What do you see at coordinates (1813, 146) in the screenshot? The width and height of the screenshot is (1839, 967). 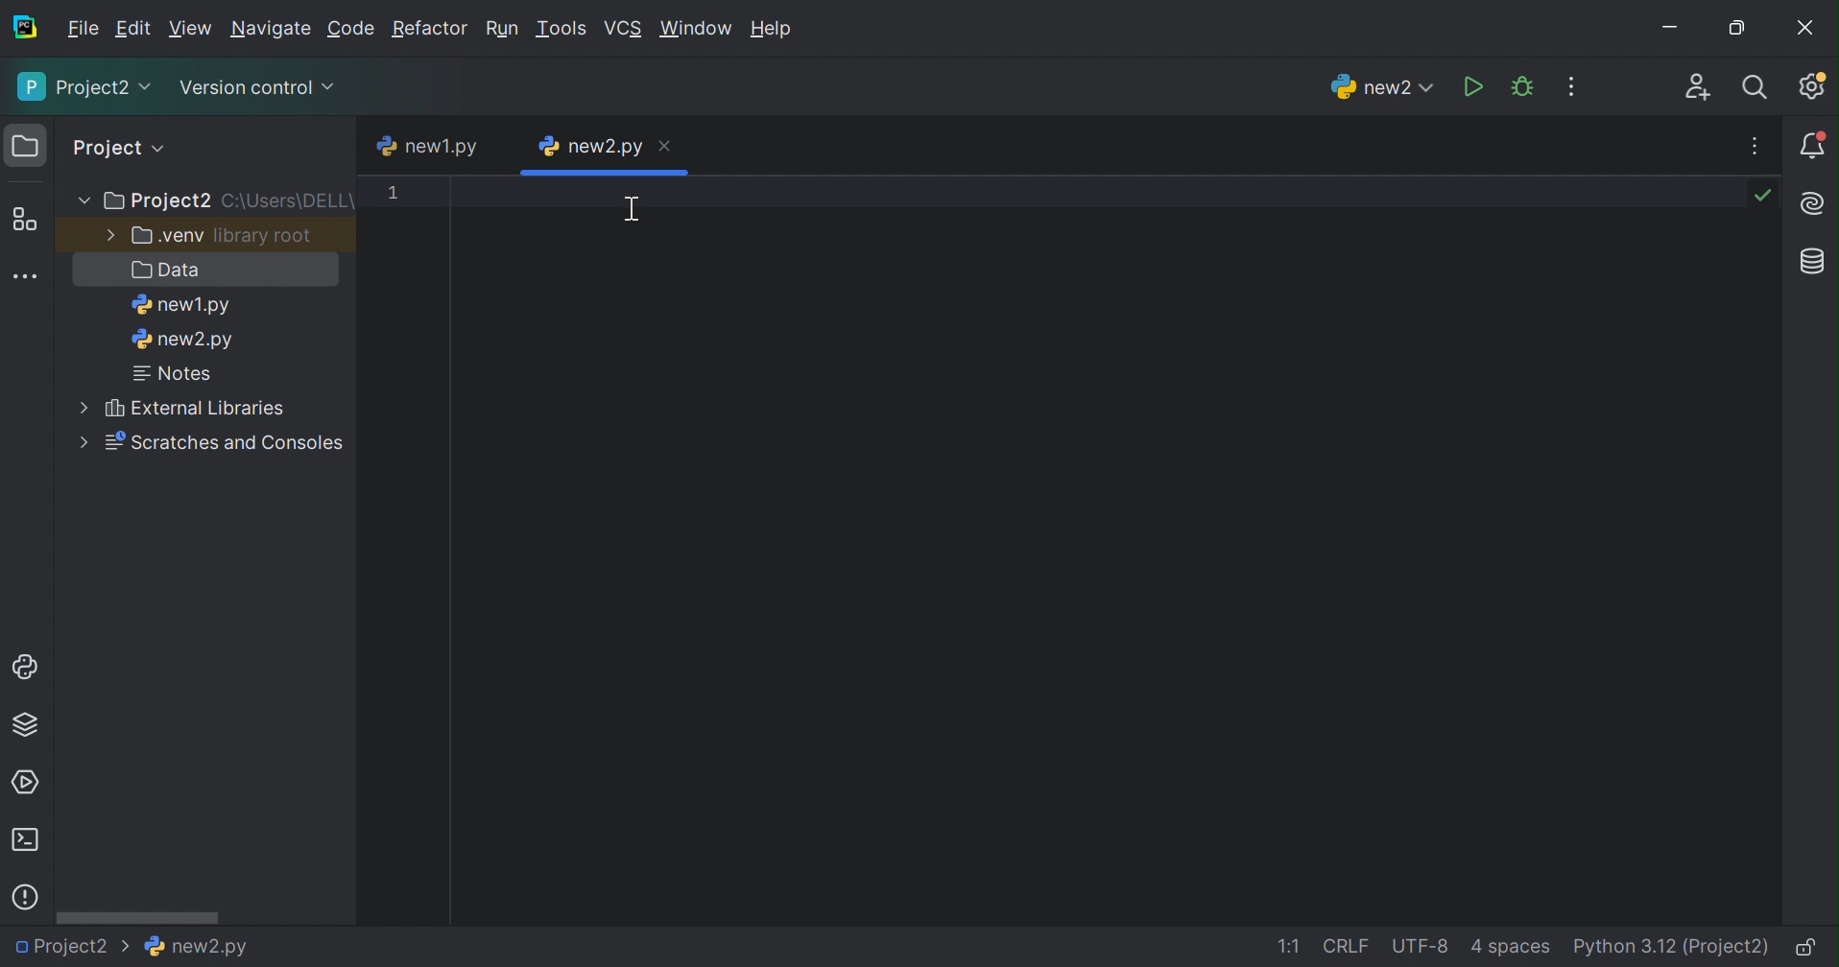 I see `Notifications` at bounding box center [1813, 146].